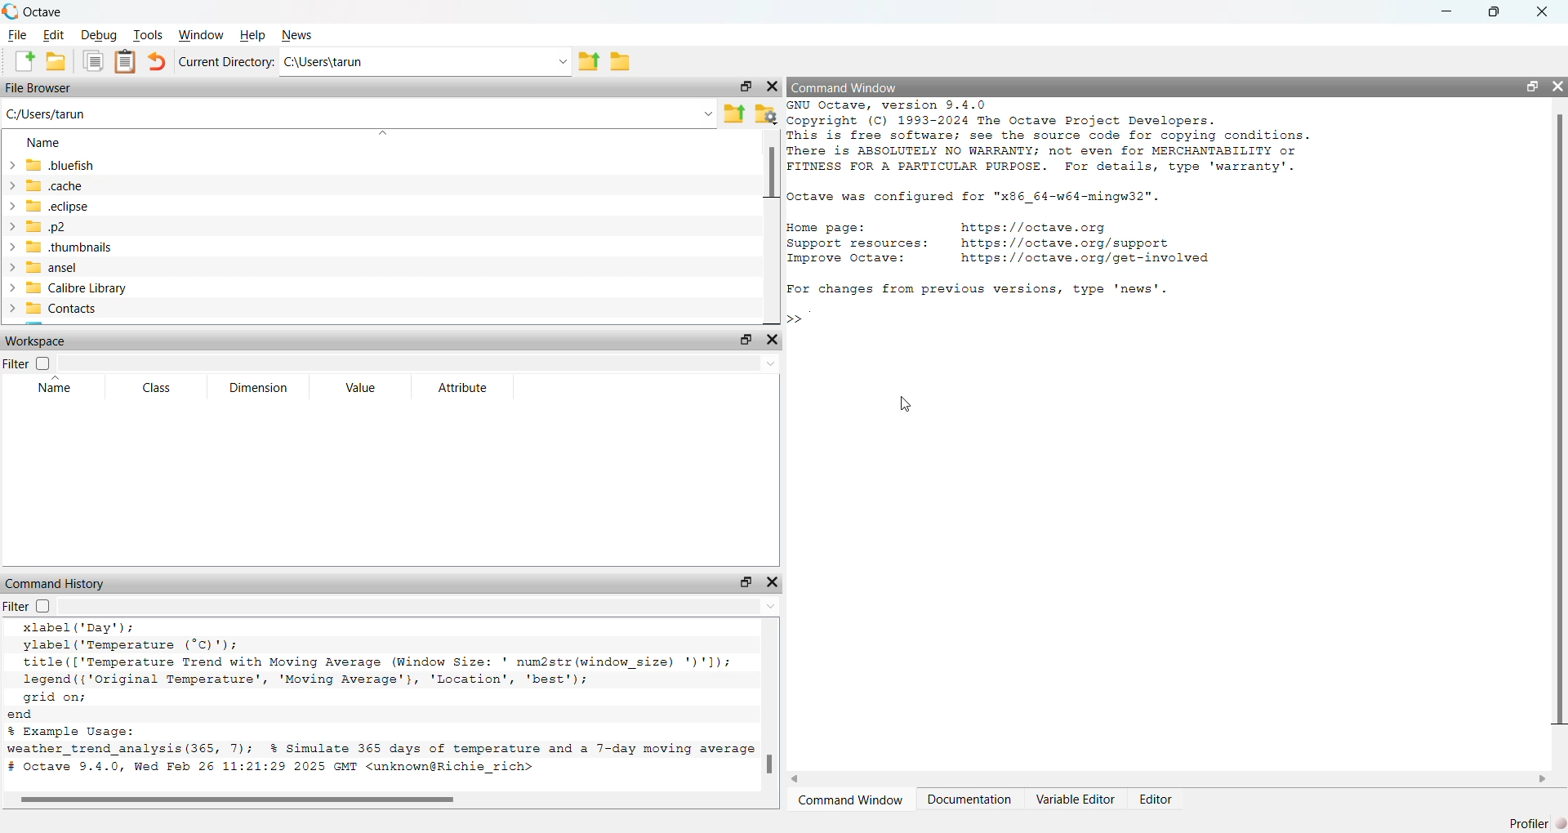  What do you see at coordinates (970, 800) in the screenshot?
I see `Documentation` at bounding box center [970, 800].